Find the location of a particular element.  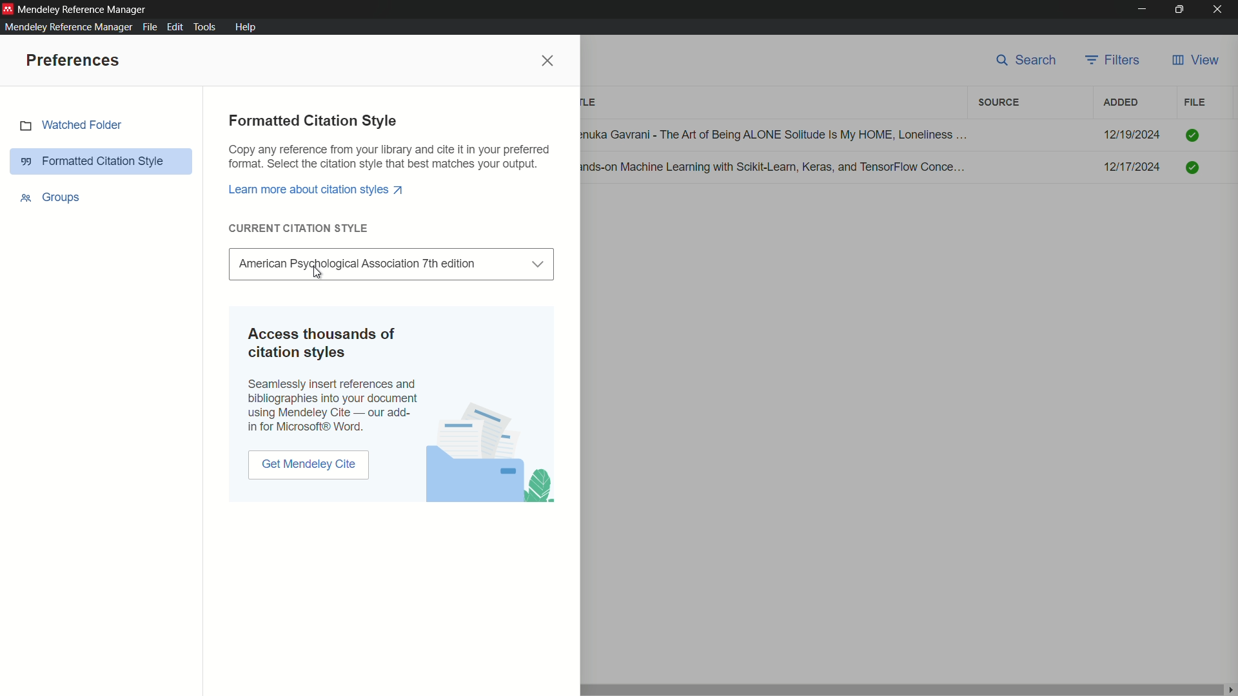

watched folder is located at coordinates (71, 127).